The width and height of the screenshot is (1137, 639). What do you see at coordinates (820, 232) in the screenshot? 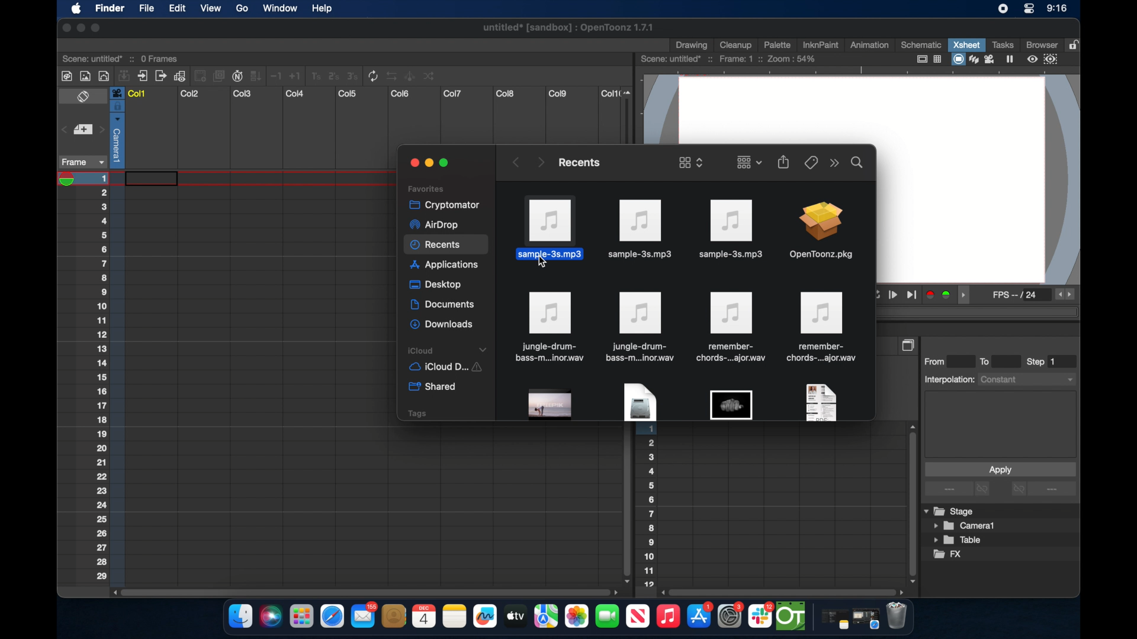
I see `package icon` at bounding box center [820, 232].